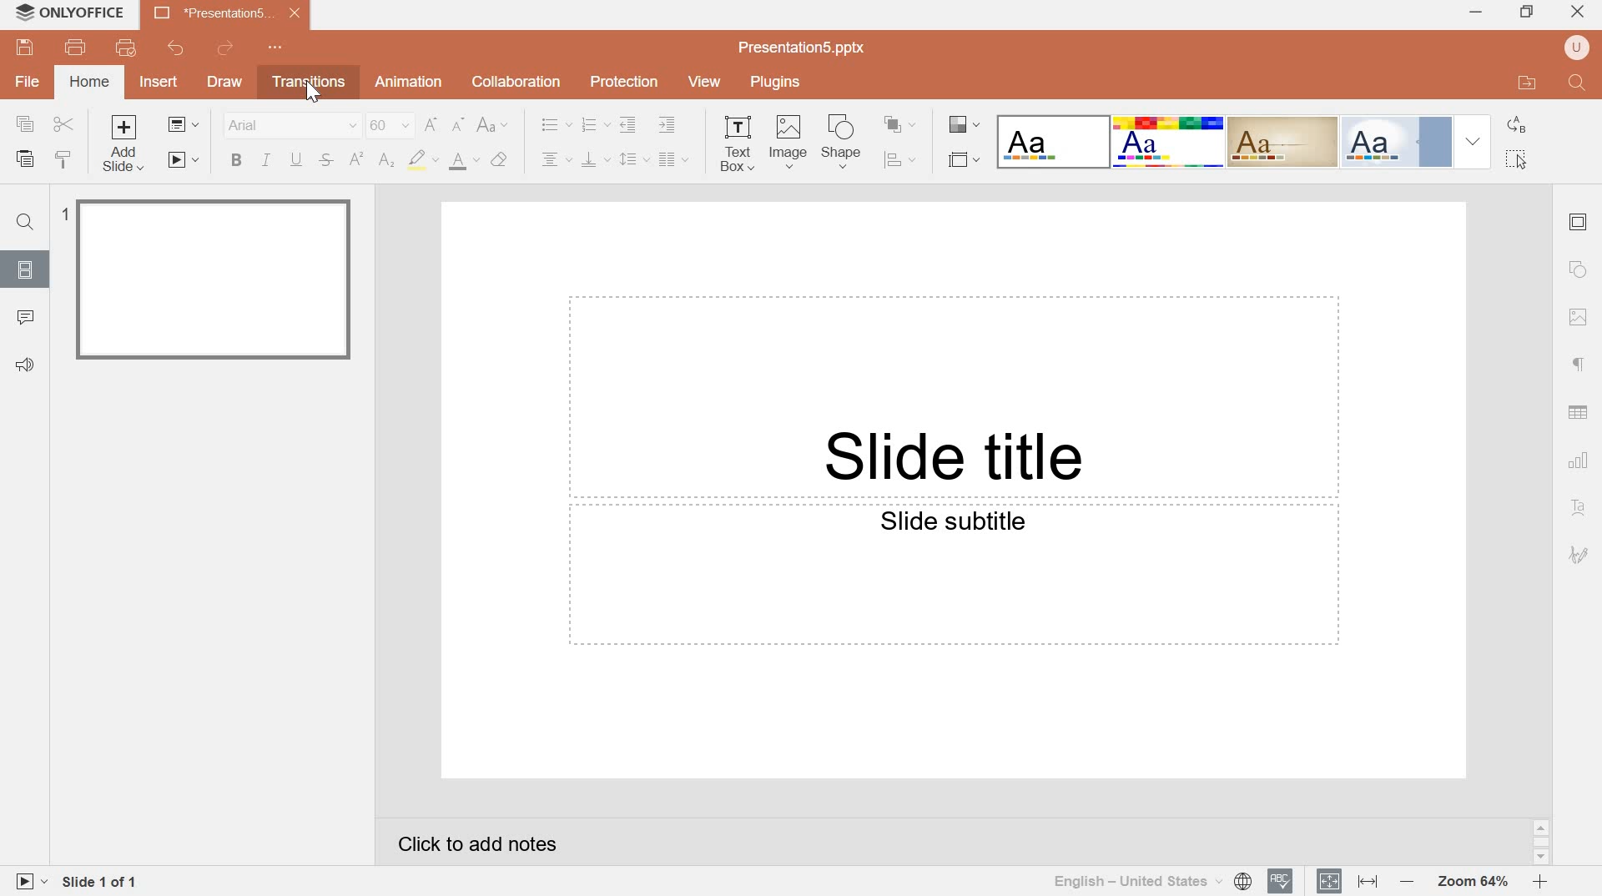 The width and height of the screenshot is (1602, 896). Describe the element at coordinates (27, 318) in the screenshot. I see `comments` at that location.